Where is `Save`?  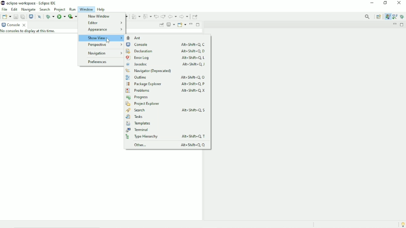
Save is located at coordinates (15, 16).